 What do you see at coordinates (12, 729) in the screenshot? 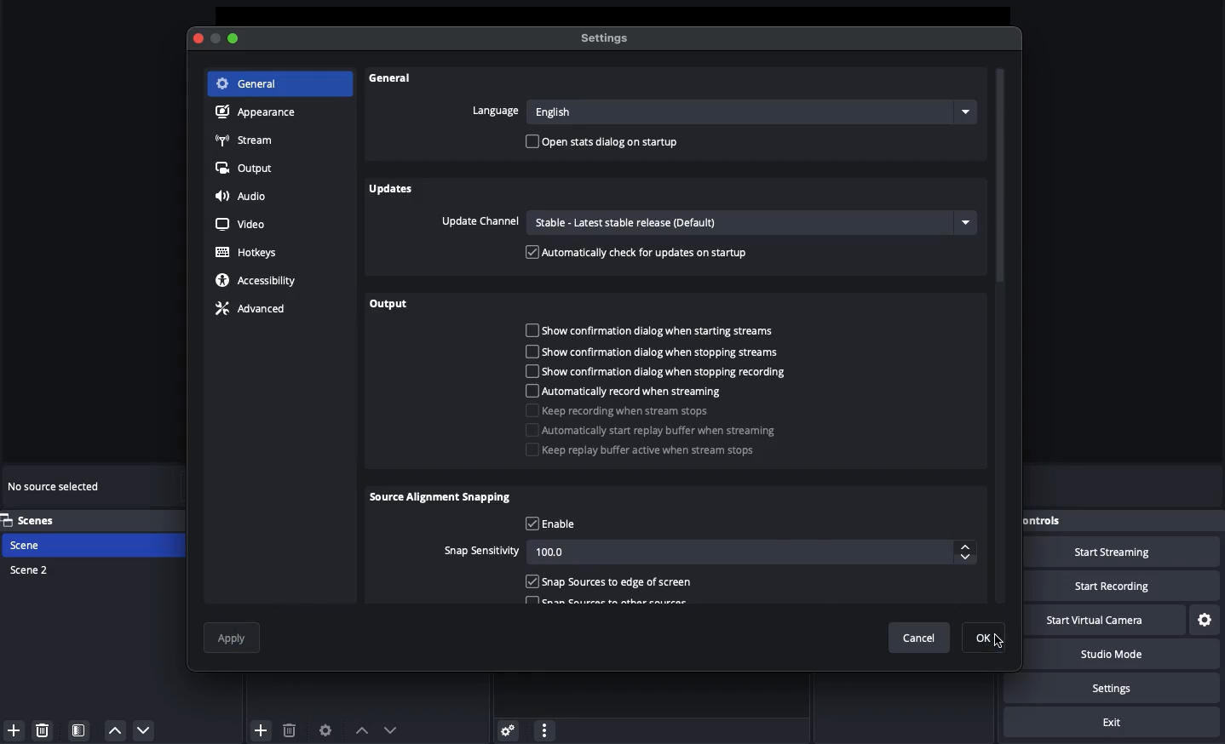
I see `Add` at bounding box center [12, 729].